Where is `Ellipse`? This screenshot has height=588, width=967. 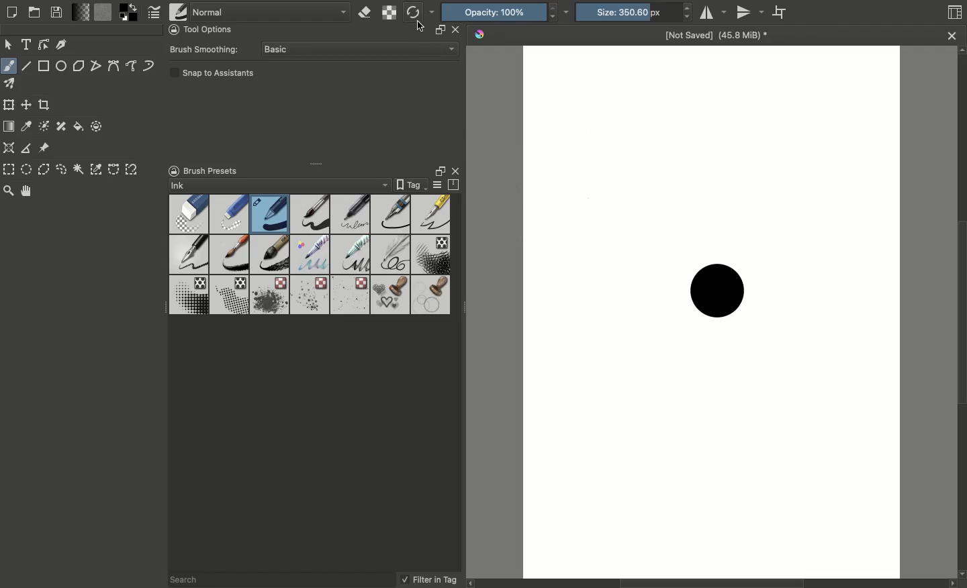 Ellipse is located at coordinates (61, 65).